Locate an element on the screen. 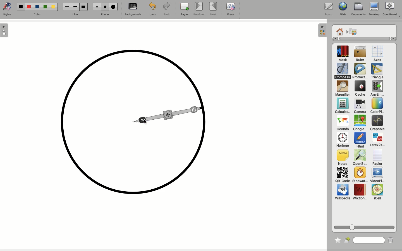 Image resolution: width=402 pixels, height=251 pixels. eraser1 is located at coordinates (97, 7).